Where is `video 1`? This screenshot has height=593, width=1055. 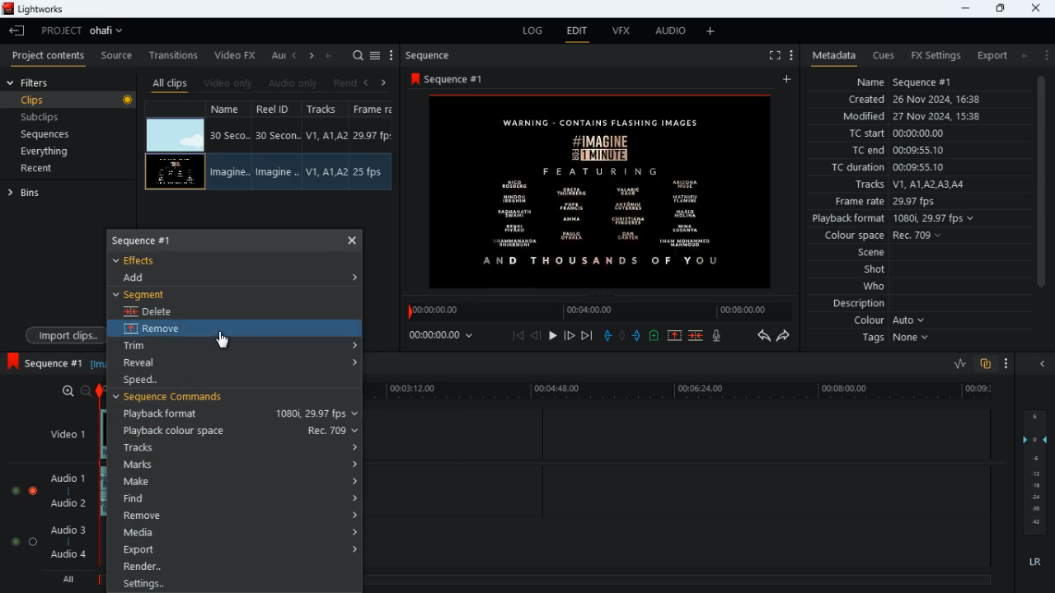 video 1 is located at coordinates (64, 434).